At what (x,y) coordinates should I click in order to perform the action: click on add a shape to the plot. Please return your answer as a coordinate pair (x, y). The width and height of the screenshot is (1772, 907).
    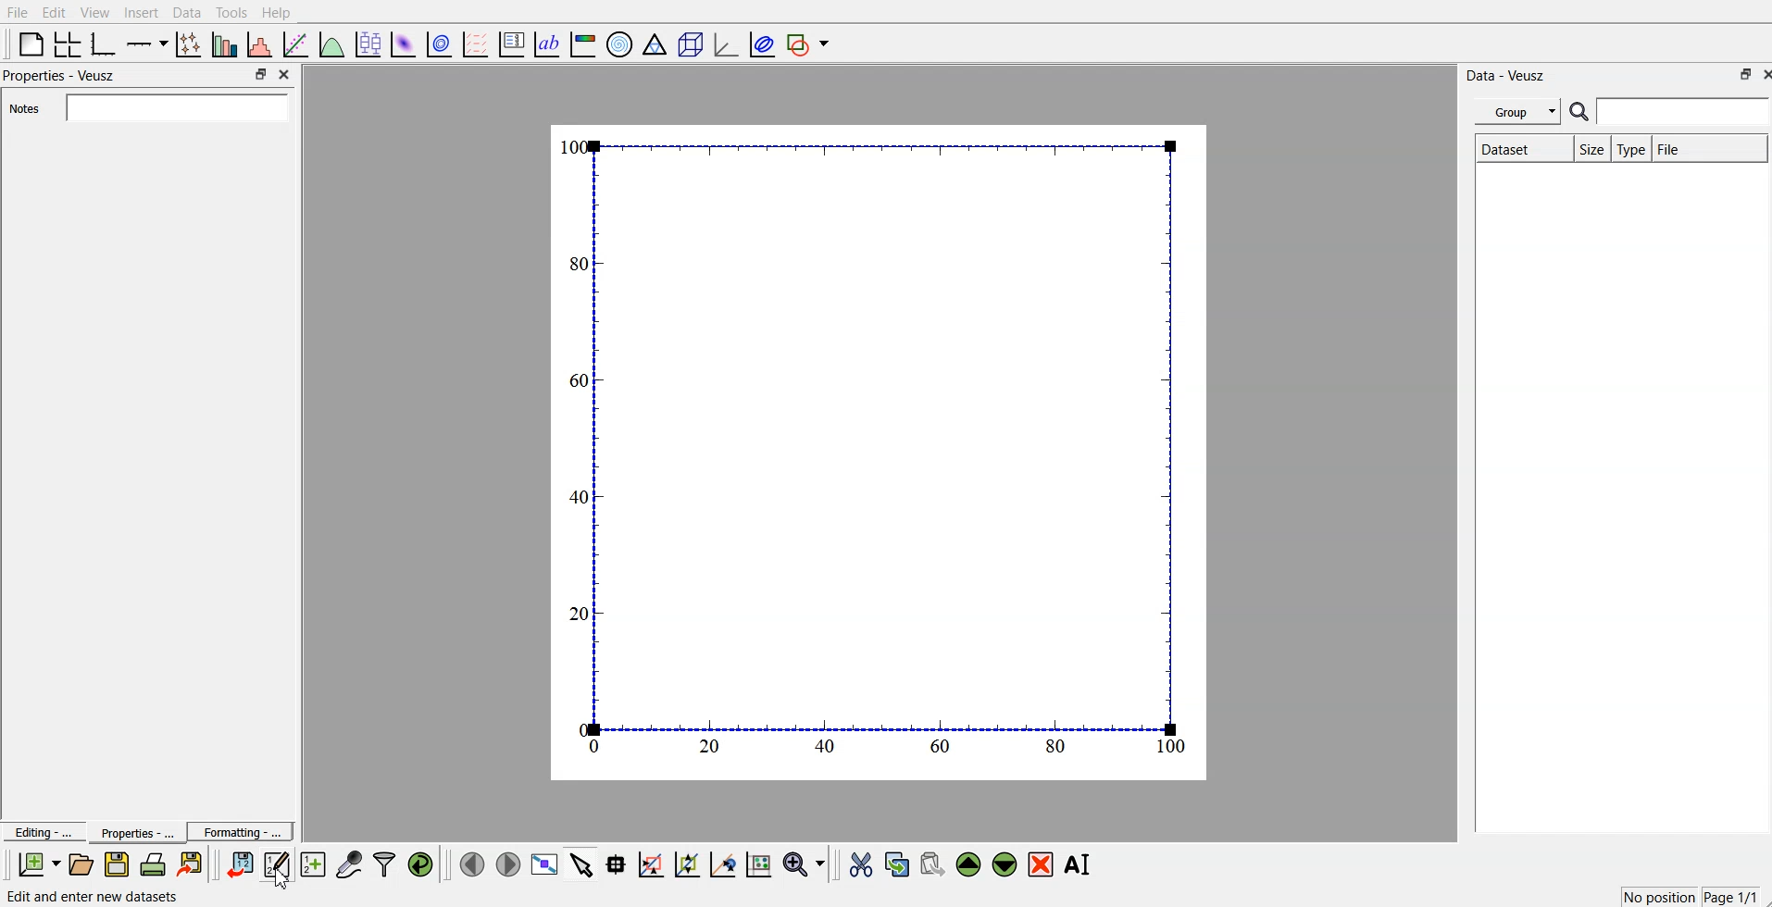
    Looking at the image, I should click on (809, 43).